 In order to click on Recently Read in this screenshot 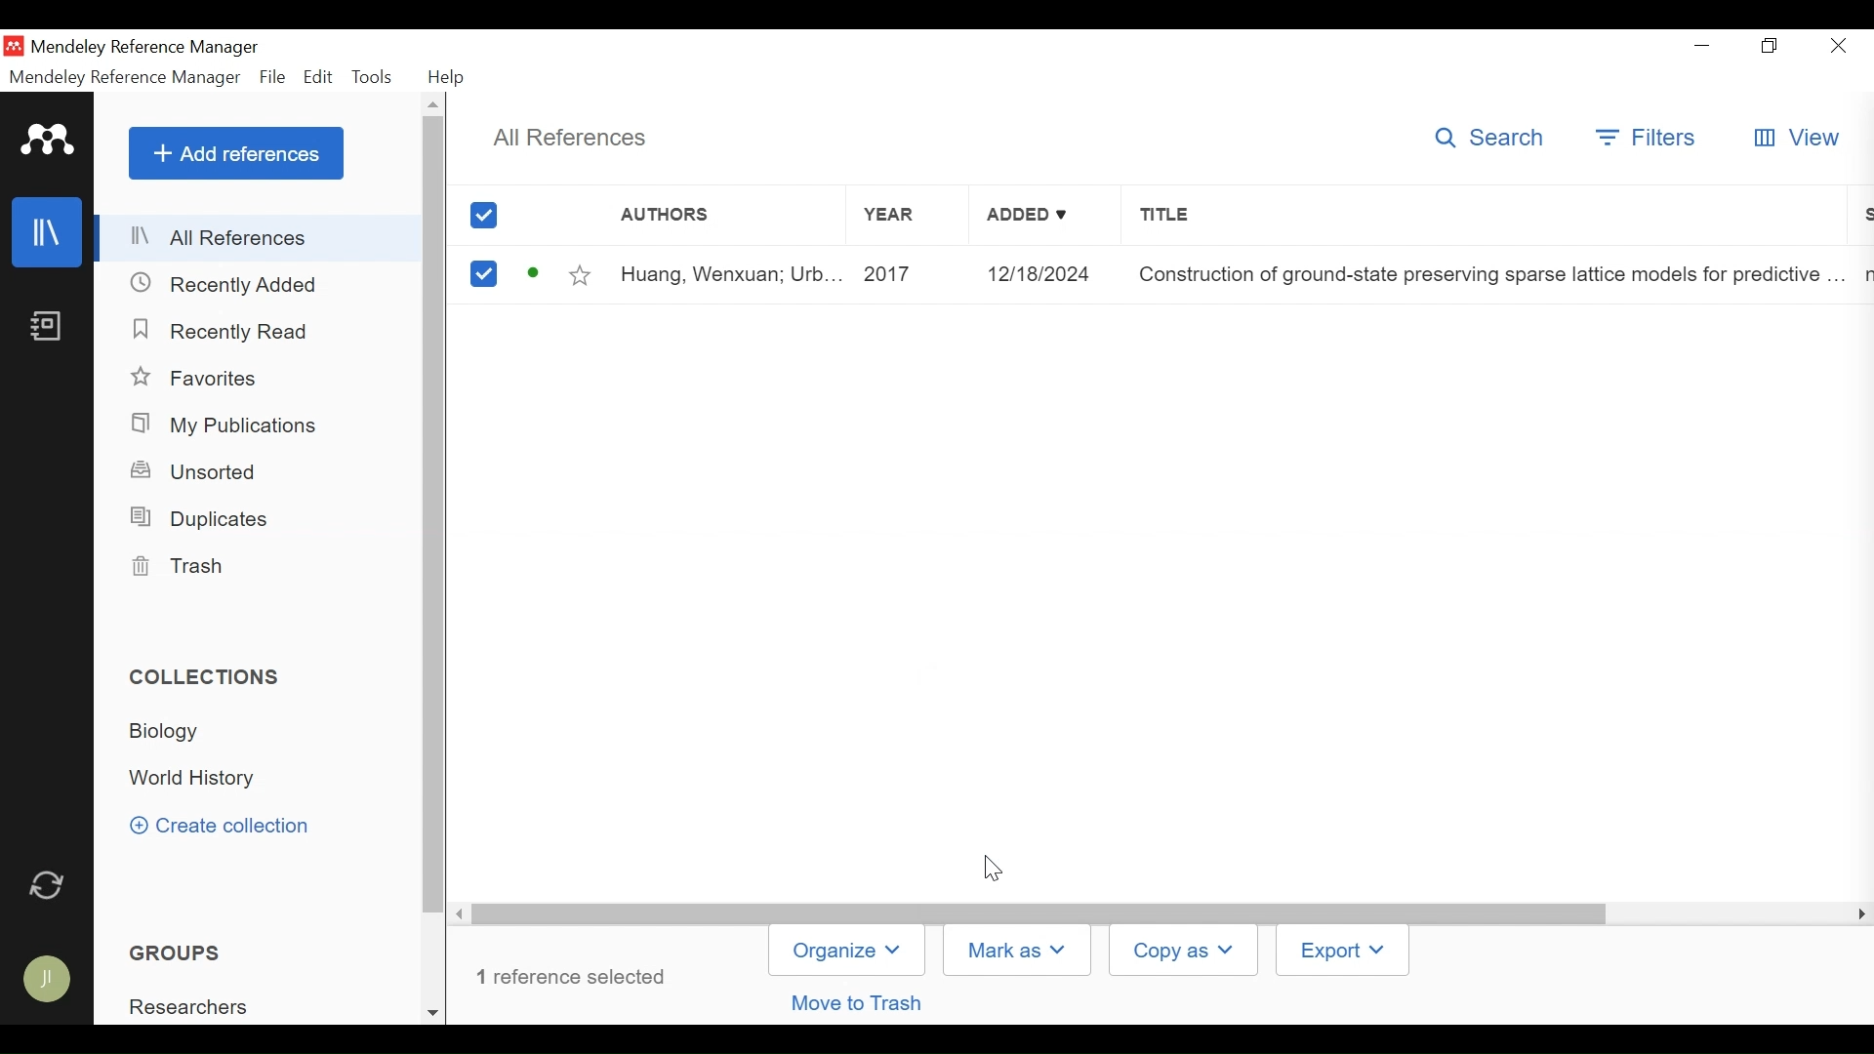, I will do `click(221, 331)`.